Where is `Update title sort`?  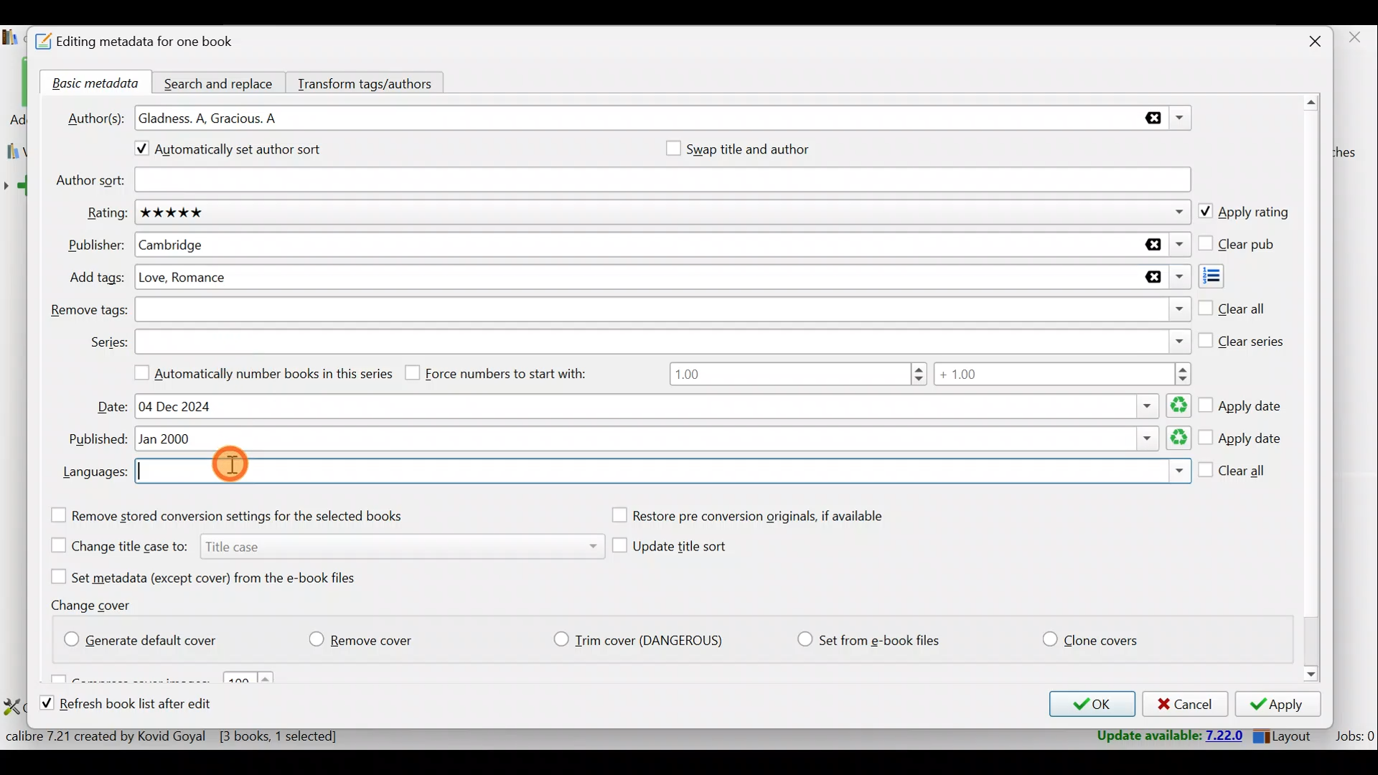 Update title sort is located at coordinates (683, 549).